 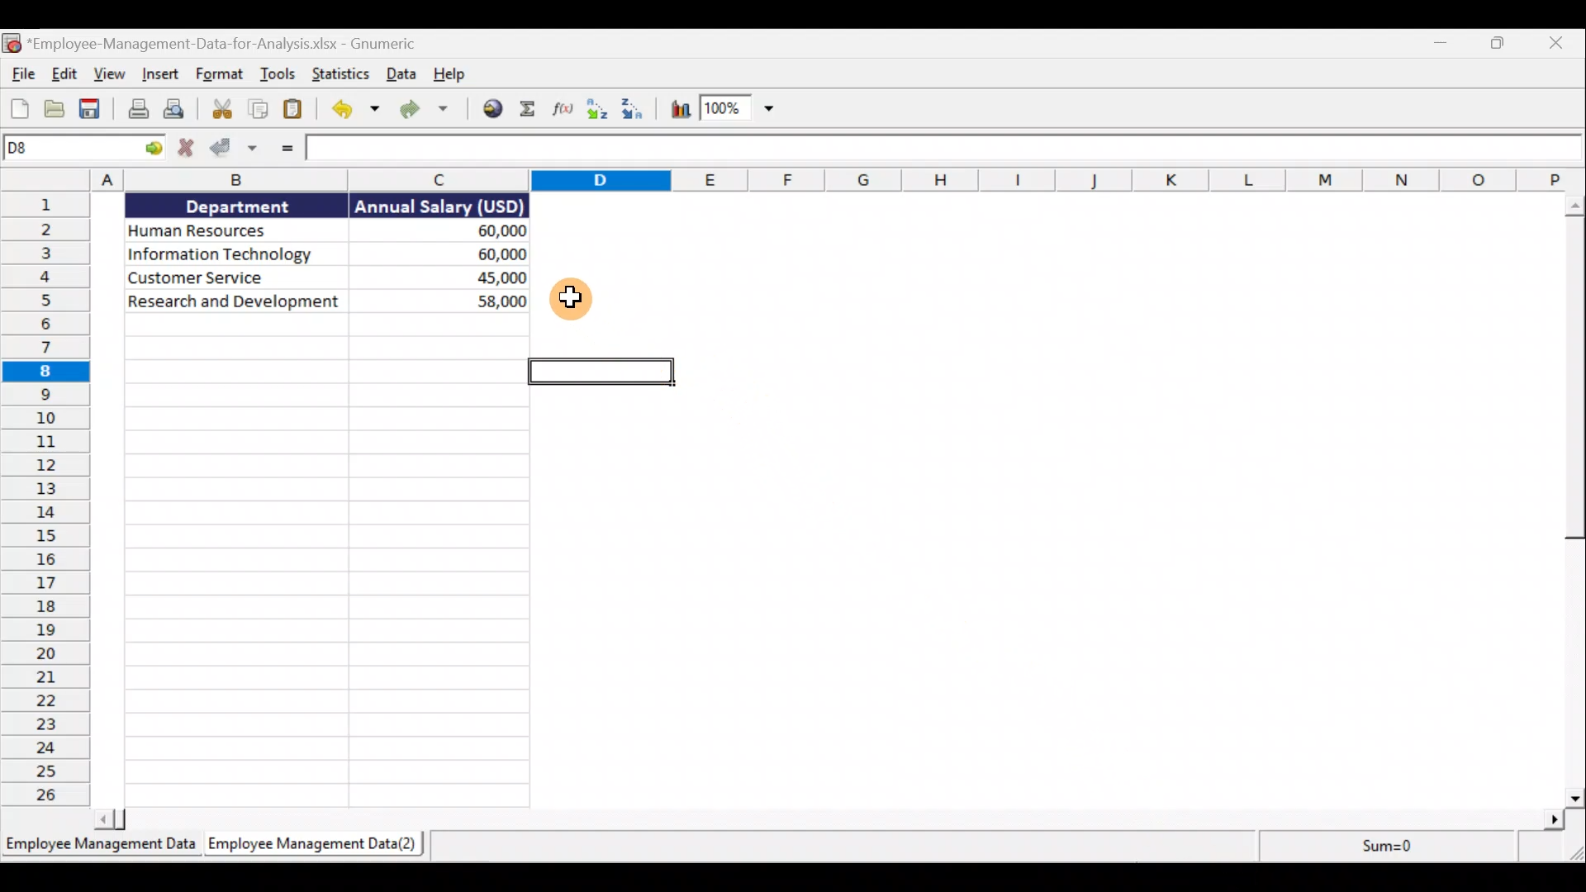 What do you see at coordinates (57, 107) in the screenshot?
I see `Open a file` at bounding box center [57, 107].